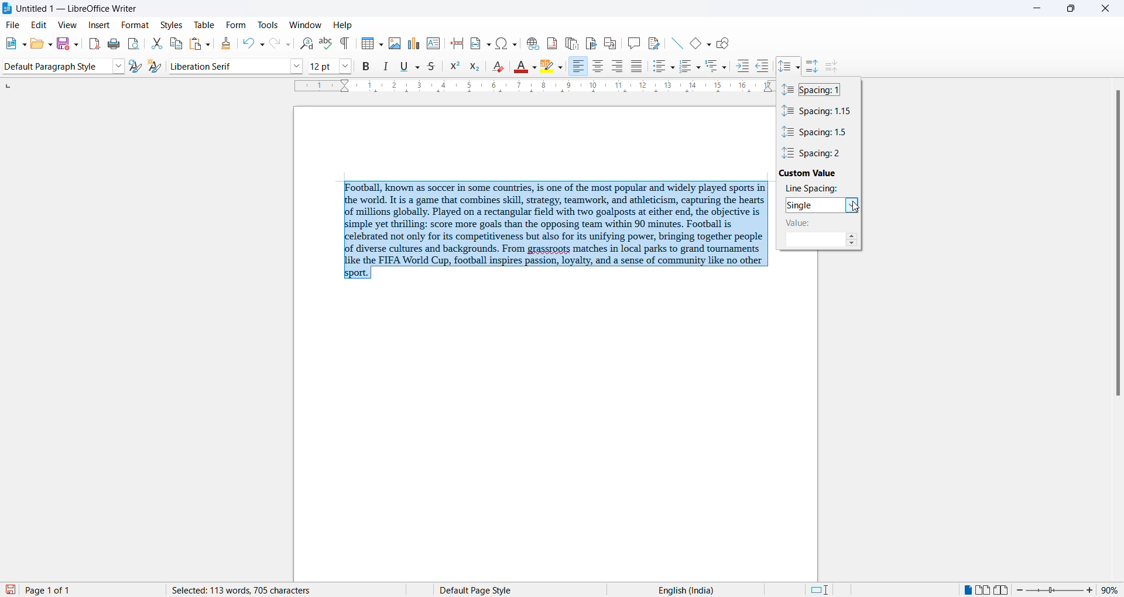 This screenshot has height=597, width=1124. Describe the element at coordinates (403, 65) in the screenshot. I see `underline` at that location.